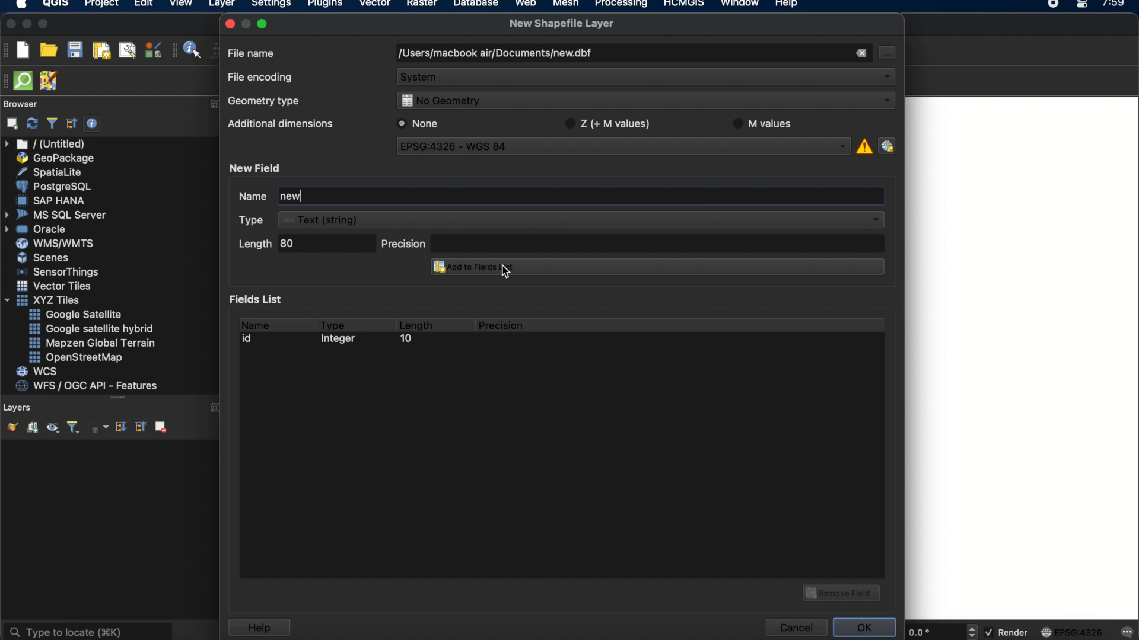 This screenshot has height=640, width=1139. What do you see at coordinates (843, 591) in the screenshot?
I see `remove field` at bounding box center [843, 591].